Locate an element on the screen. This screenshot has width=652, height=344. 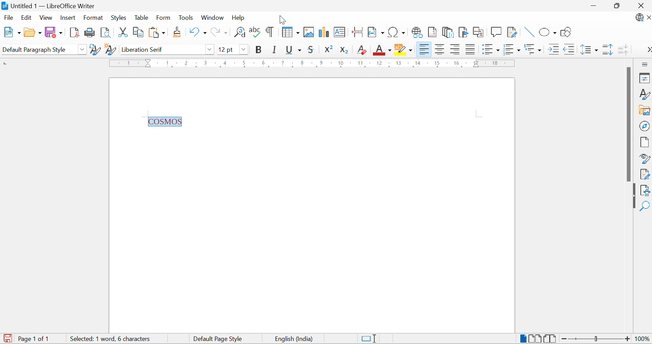
Find is located at coordinates (646, 205).